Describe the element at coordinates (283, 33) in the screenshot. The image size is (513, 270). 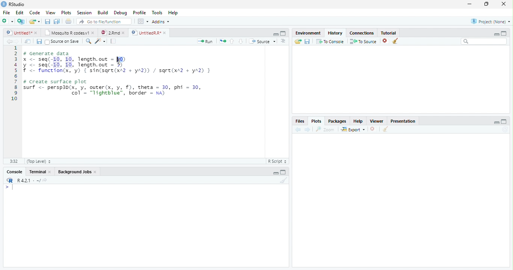
I see `Maximixe` at that location.